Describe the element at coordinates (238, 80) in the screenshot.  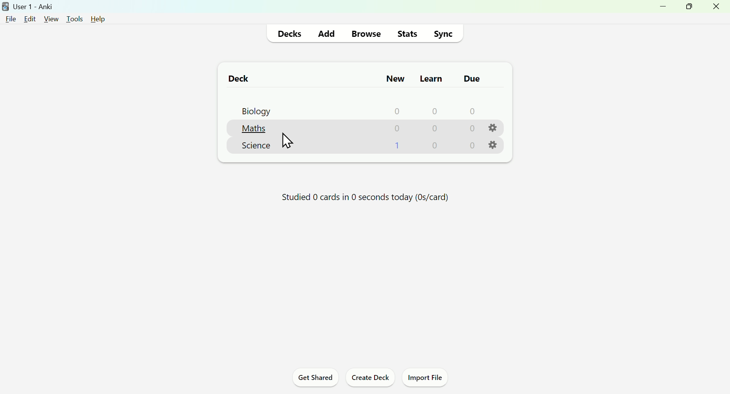
I see `Deck` at that location.